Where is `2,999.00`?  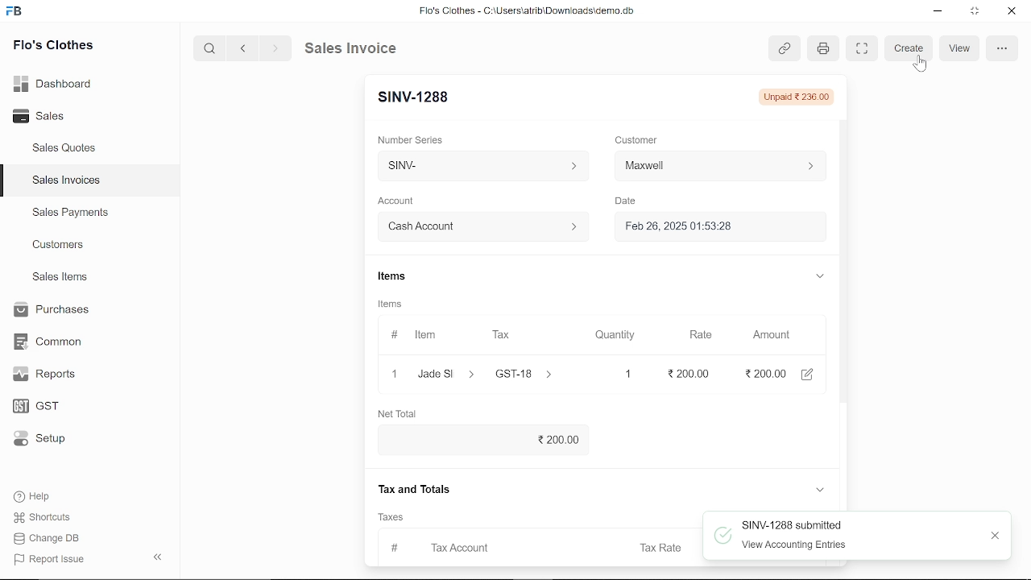 2,999.00 is located at coordinates (764, 373).